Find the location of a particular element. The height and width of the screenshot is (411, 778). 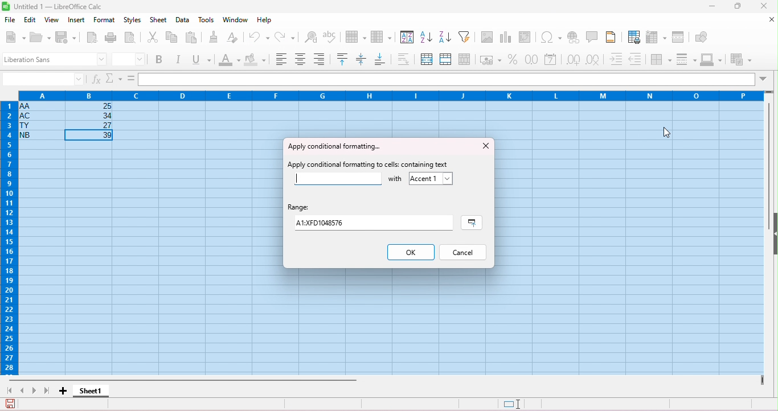

window is located at coordinates (236, 20).